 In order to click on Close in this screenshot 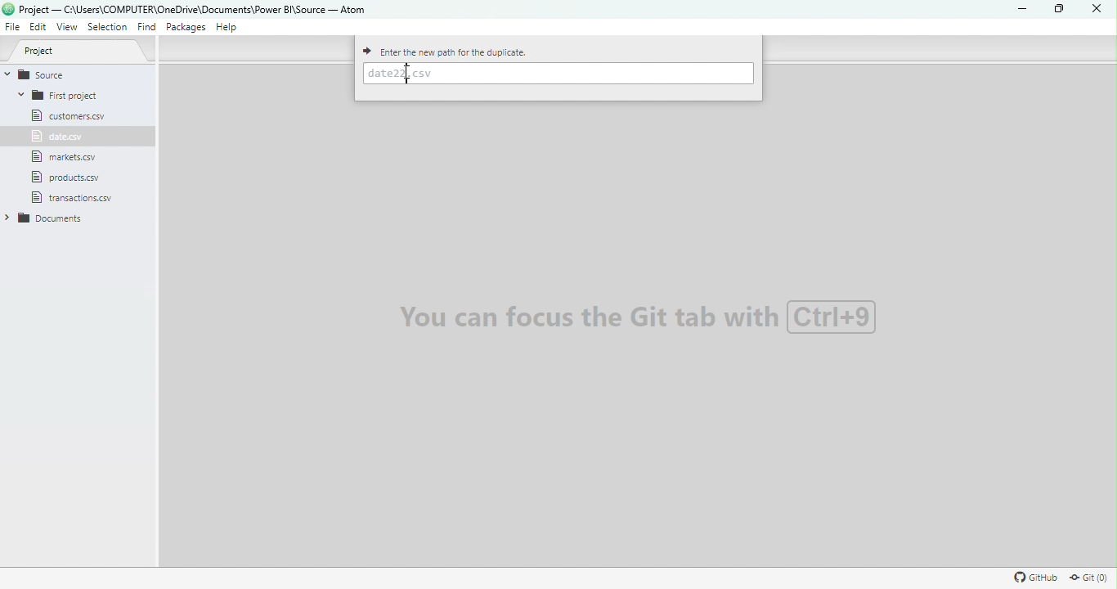, I will do `click(1092, 9)`.